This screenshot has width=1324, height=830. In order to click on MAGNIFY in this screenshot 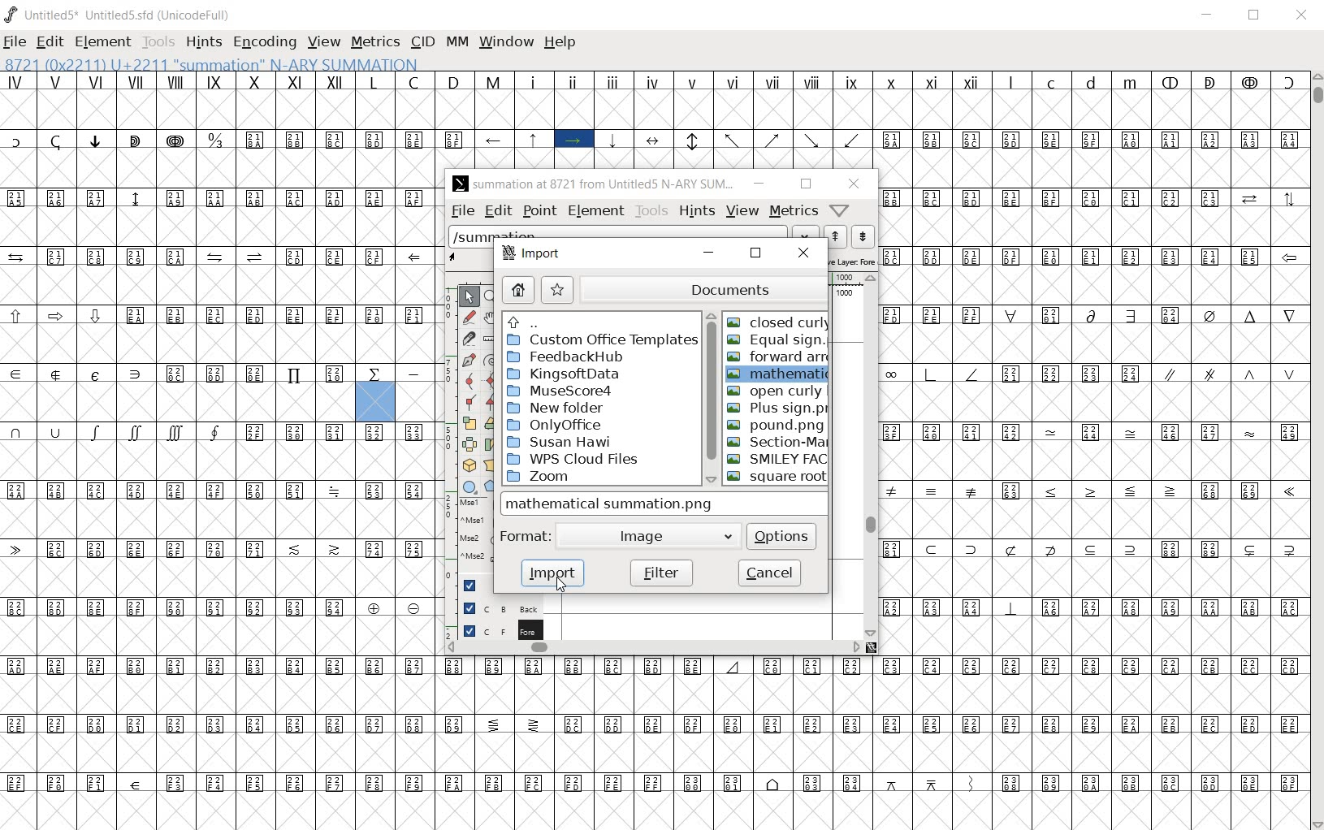, I will do `click(492, 296)`.